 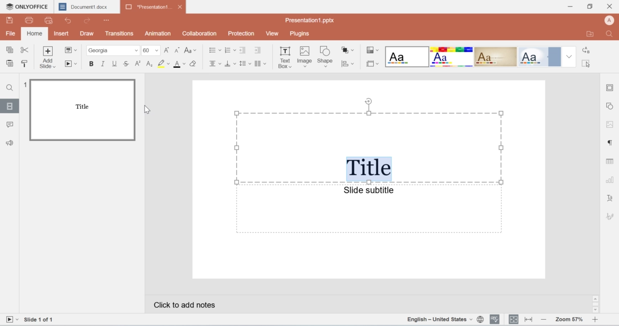 What do you see at coordinates (349, 51) in the screenshot?
I see `shapes` at bounding box center [349, 51].